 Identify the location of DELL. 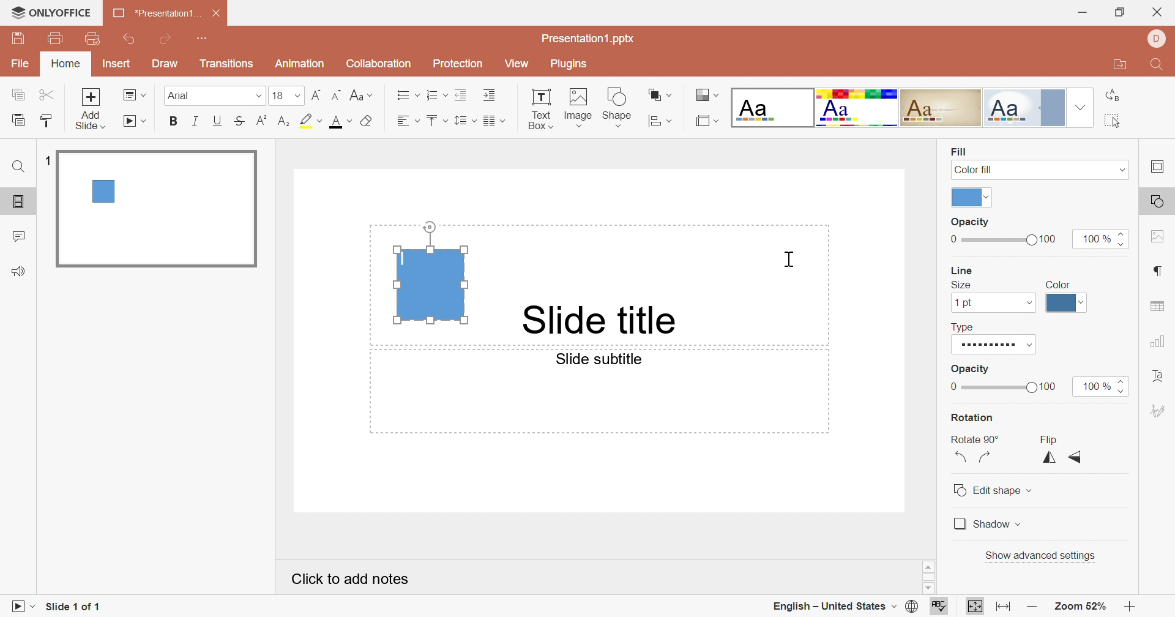
(1154, 39).